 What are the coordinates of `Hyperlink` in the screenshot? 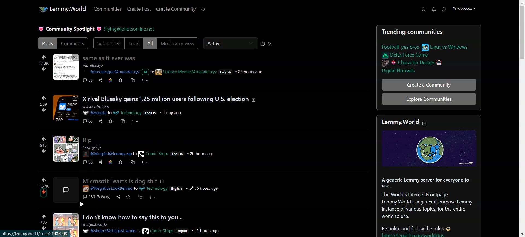 It's located at (129, 29).